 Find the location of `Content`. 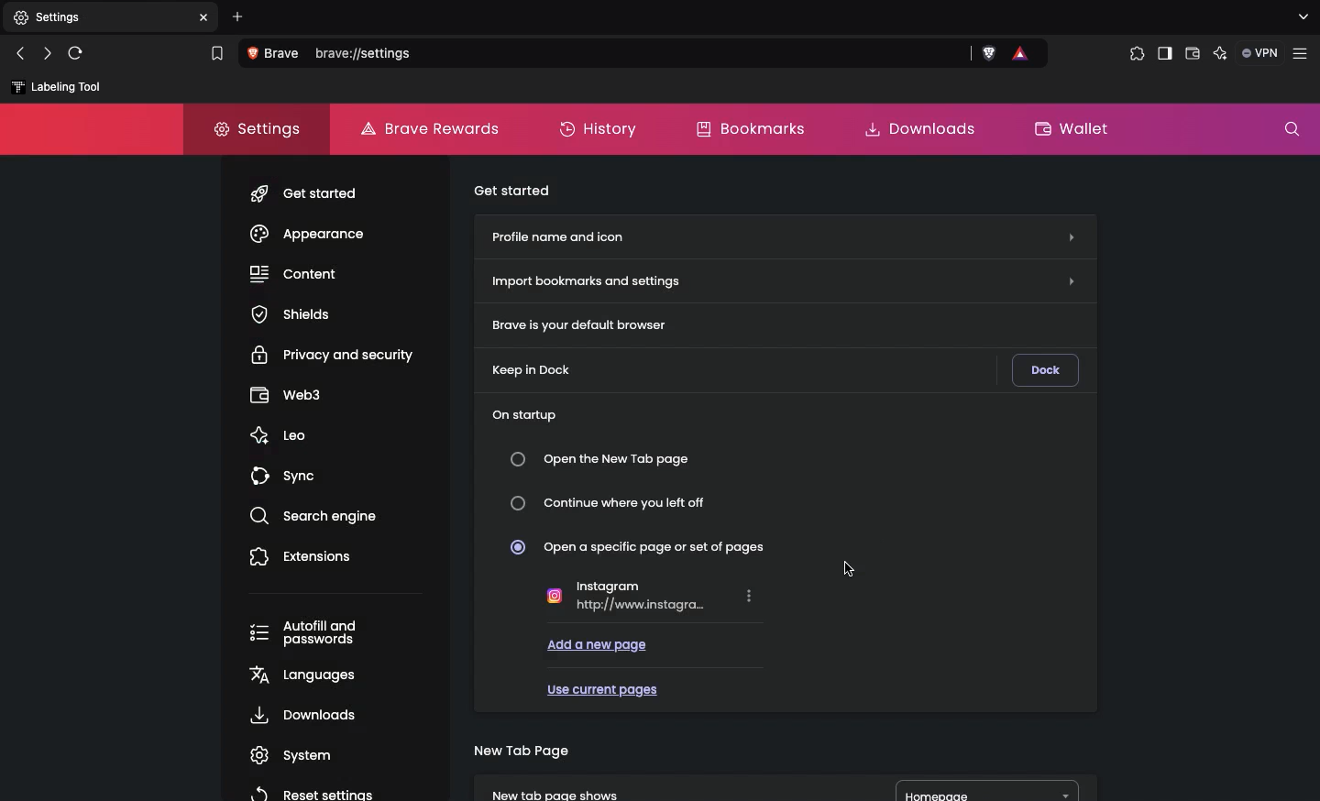

Content is located at coordinates (294, 272).